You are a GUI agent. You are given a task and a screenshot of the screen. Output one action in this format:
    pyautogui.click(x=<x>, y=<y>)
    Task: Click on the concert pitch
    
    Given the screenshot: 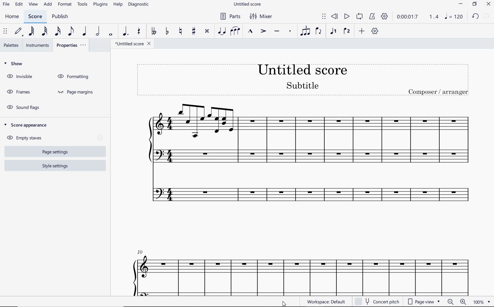 What is the action you would take?
    pyautogui.click(x=378, y=301)
    